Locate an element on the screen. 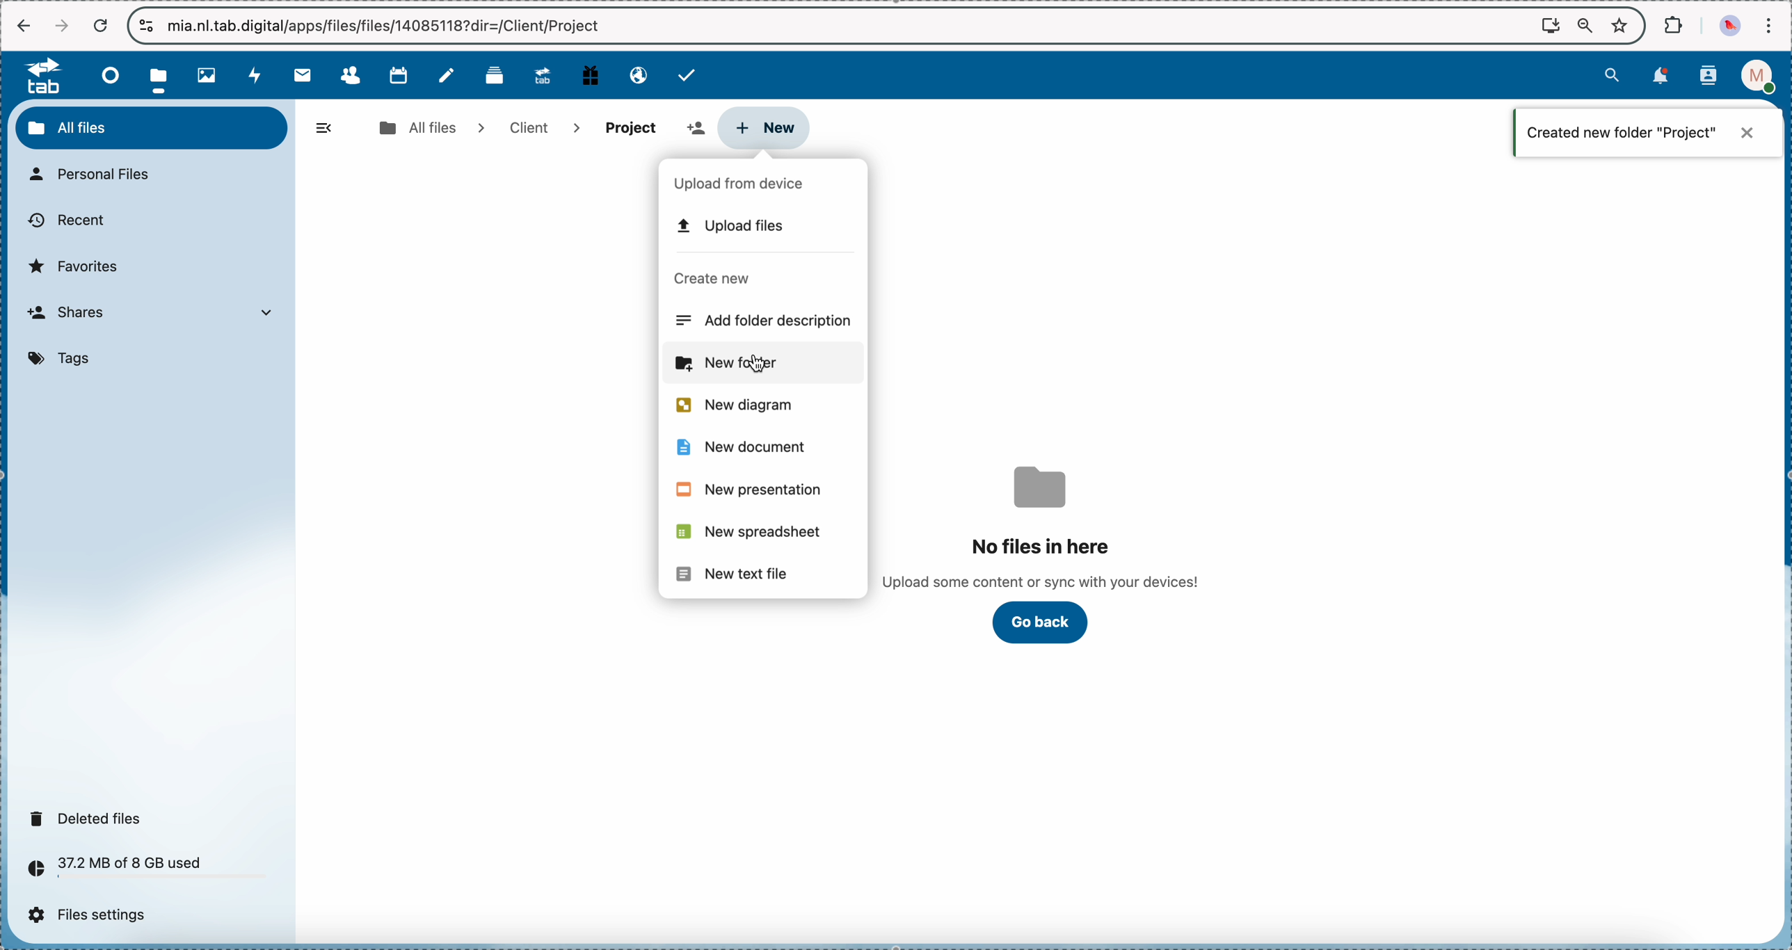 The width and height of the screenshot is (1792, 950). no files in here is located at coordinates (1043, 527).